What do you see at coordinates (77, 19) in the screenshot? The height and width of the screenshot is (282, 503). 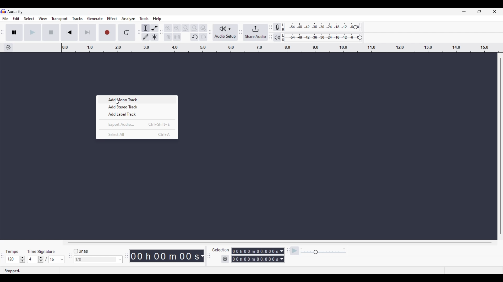 I see `Tracks menu` at bounding box center [77, 19].